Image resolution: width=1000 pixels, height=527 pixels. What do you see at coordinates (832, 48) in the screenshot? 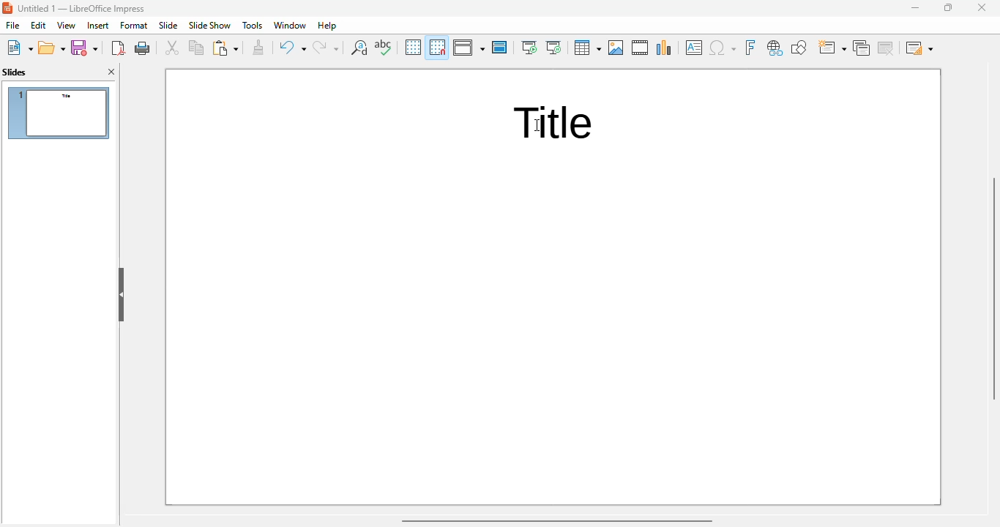
I see `new slide` at bounding box center [832, 48].